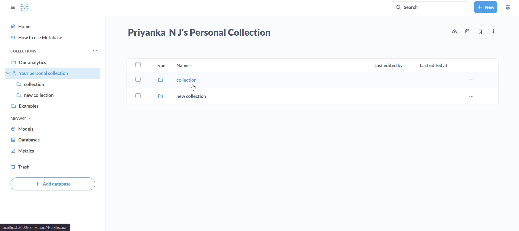 The image size is (519, 231). Describe the element at coordinates (21, 166) in the screenshot. I see `trash` at that location.